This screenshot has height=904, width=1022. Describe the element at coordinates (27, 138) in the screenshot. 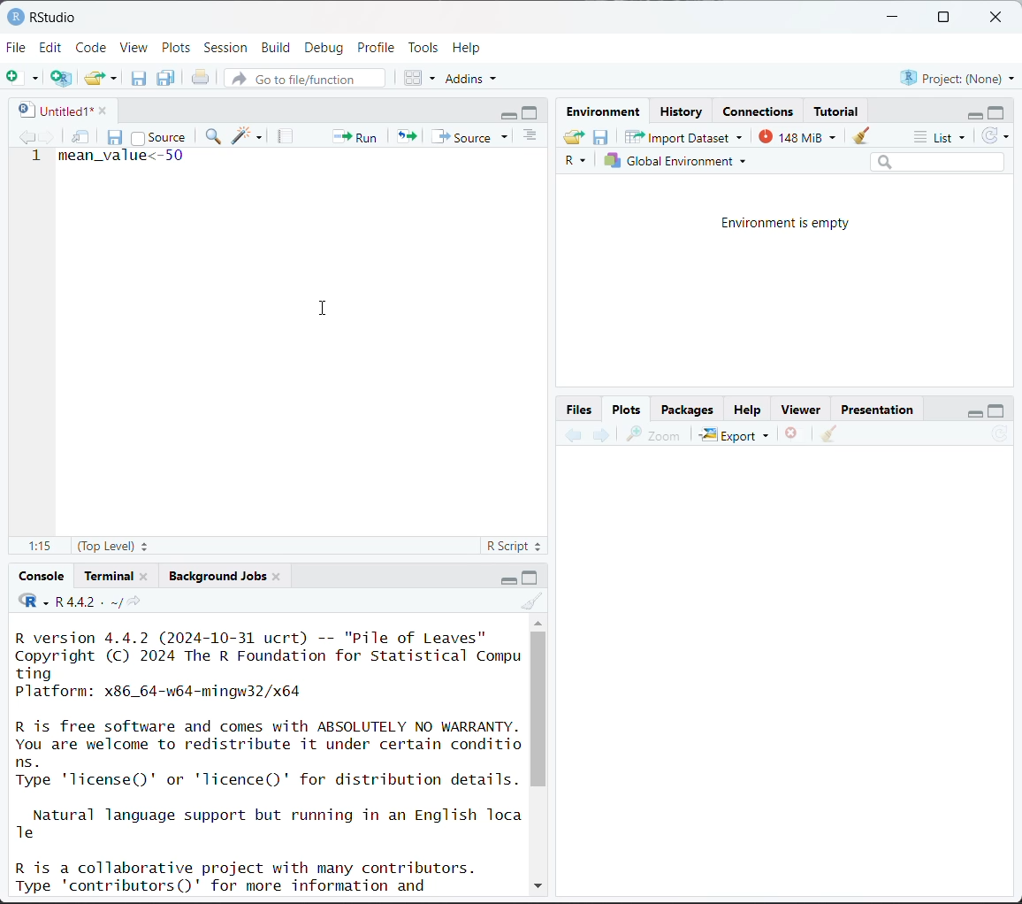

I see `go backward to previous source location` at that location.